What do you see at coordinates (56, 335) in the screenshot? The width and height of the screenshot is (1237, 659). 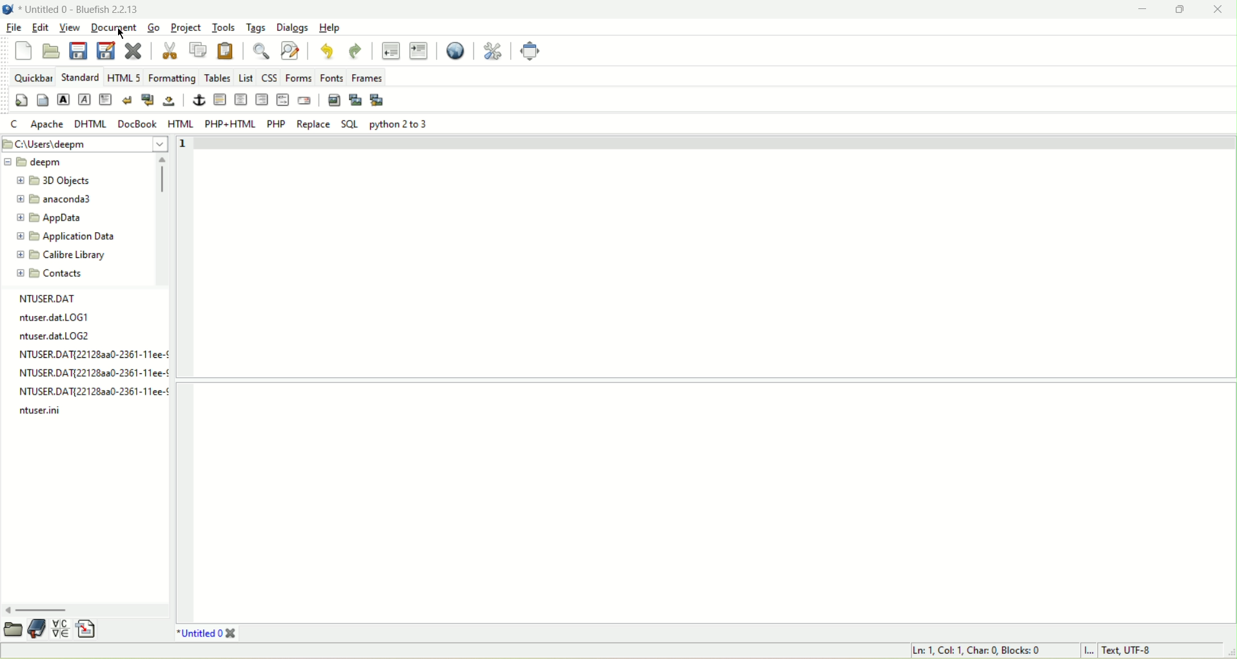 I see `ntuser.dat.LOG2` at bounding box center [56, 335].